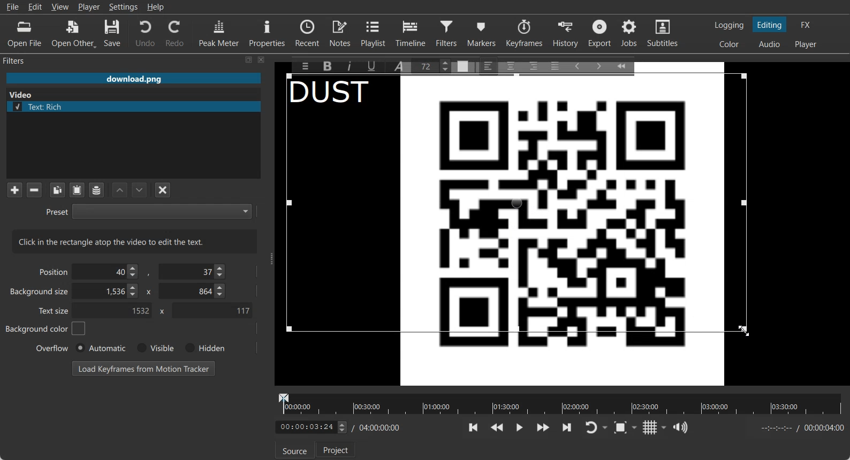  Describe the element at coordinates (630, 33) in the screenshot. I see `Jobs` at that location.